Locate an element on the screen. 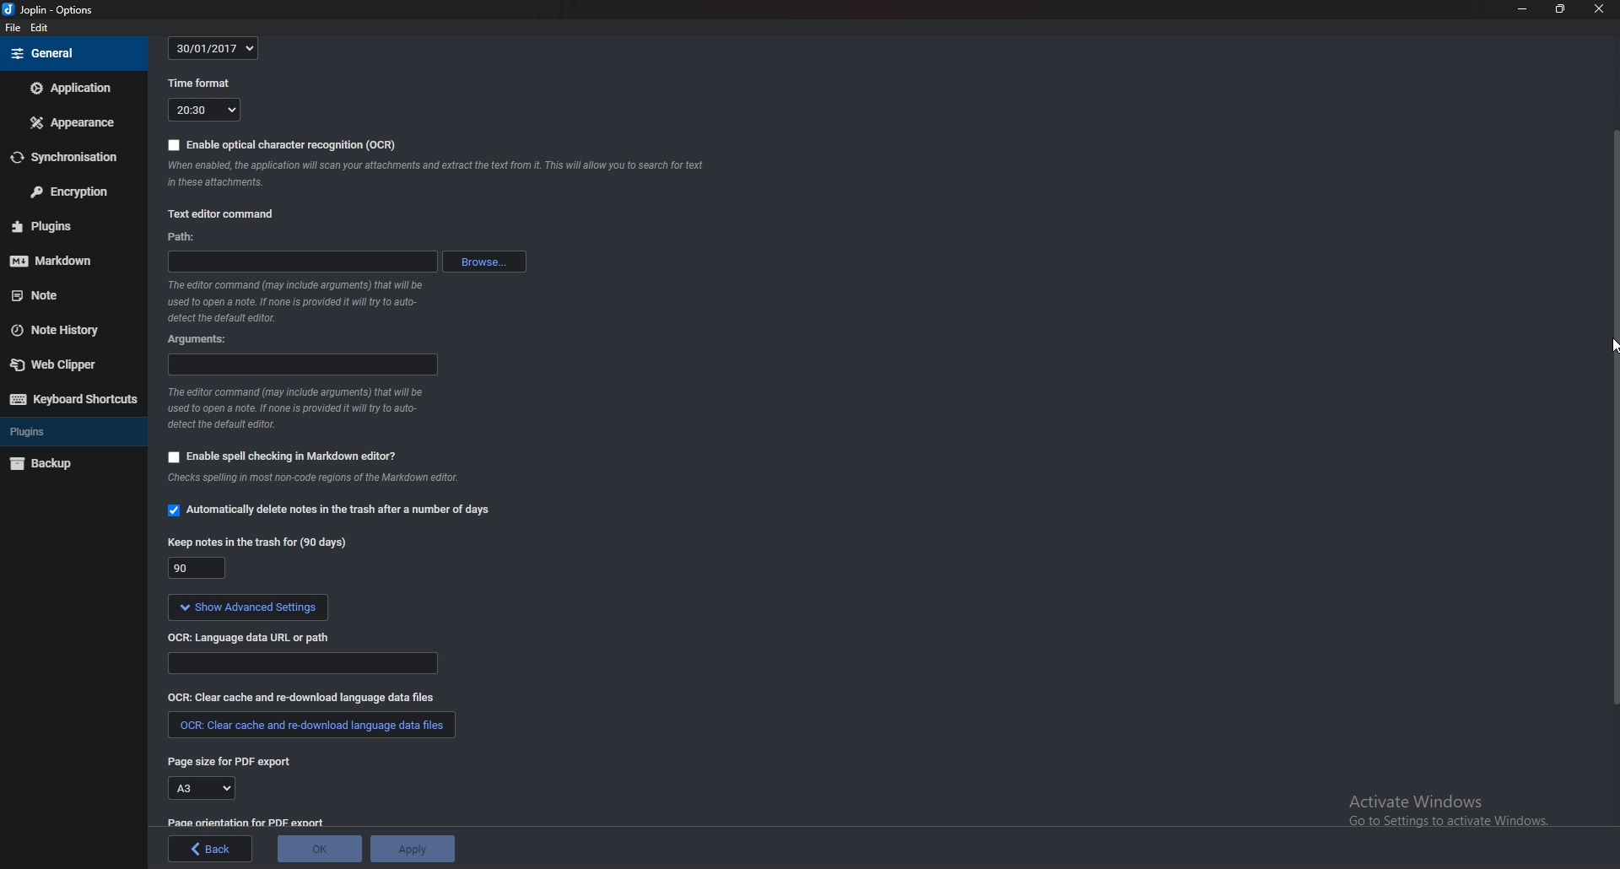  Application is located at coordinates (70, 89).